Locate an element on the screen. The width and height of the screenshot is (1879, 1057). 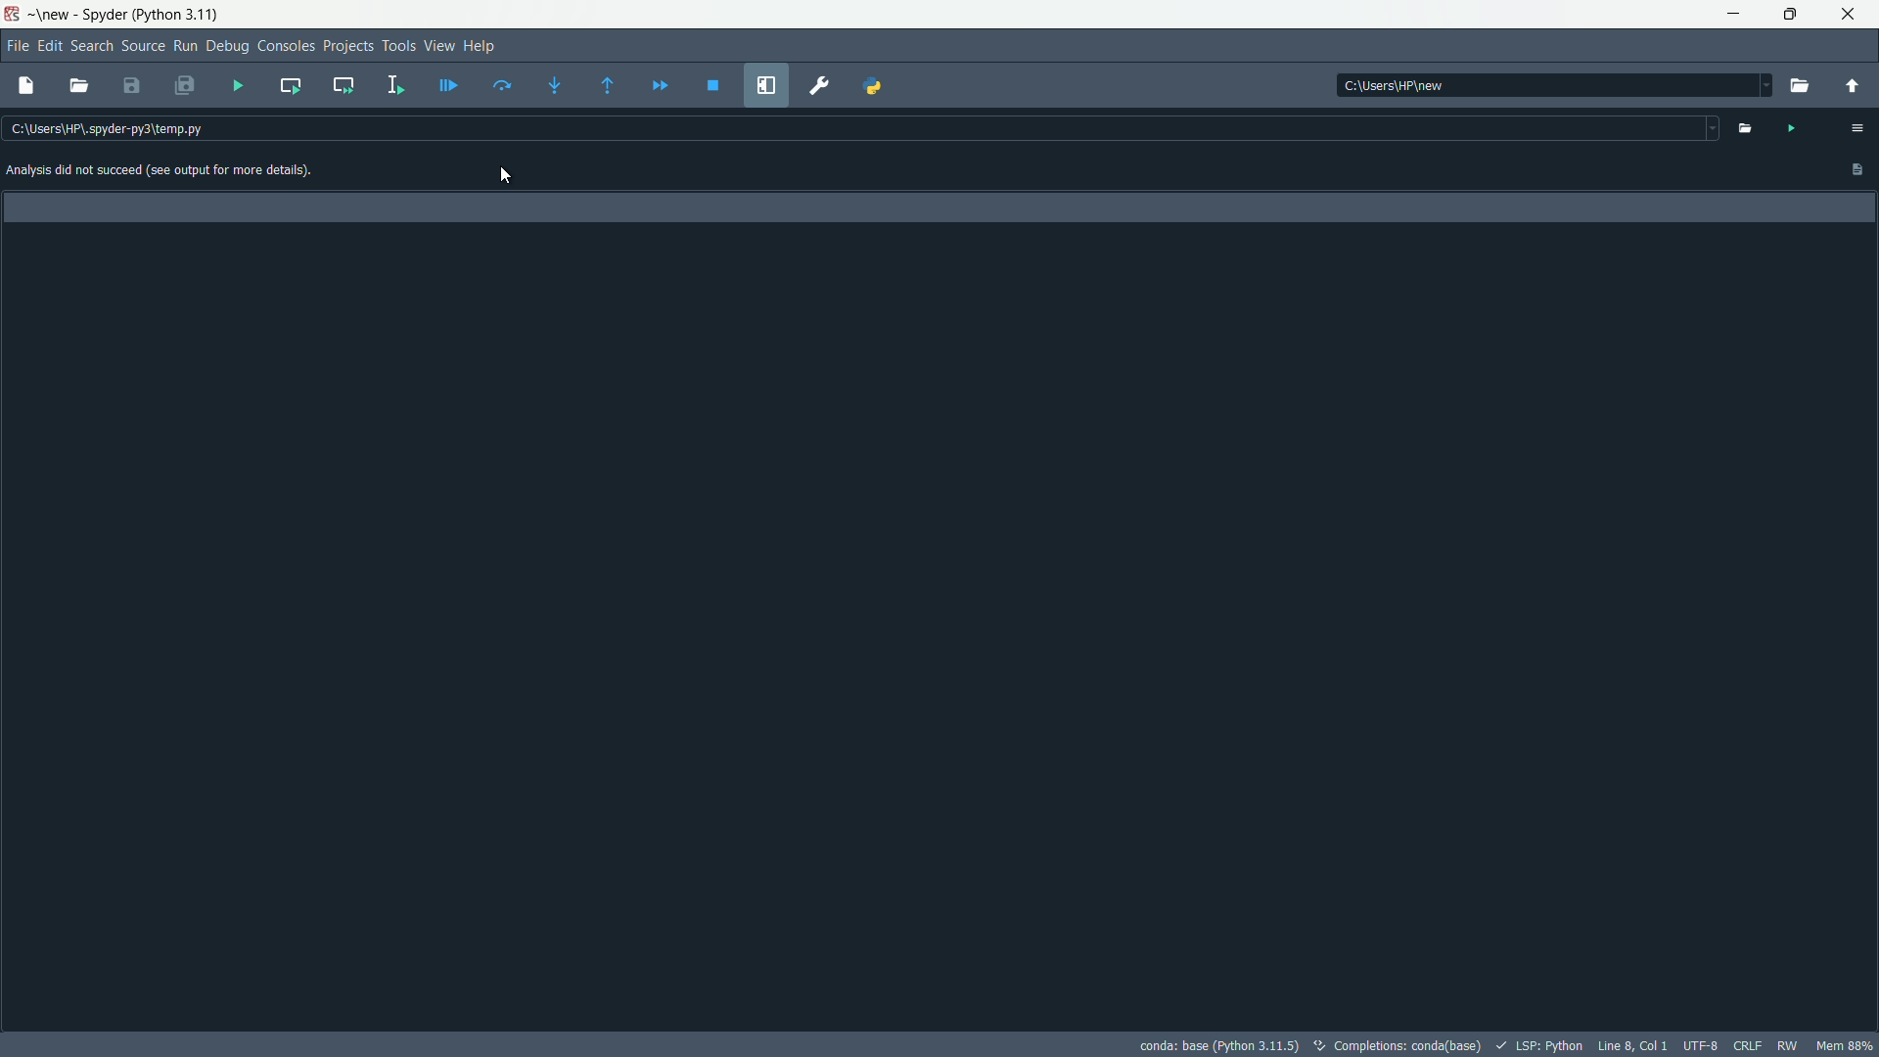
minimize is located at coordinates (1737, 15).